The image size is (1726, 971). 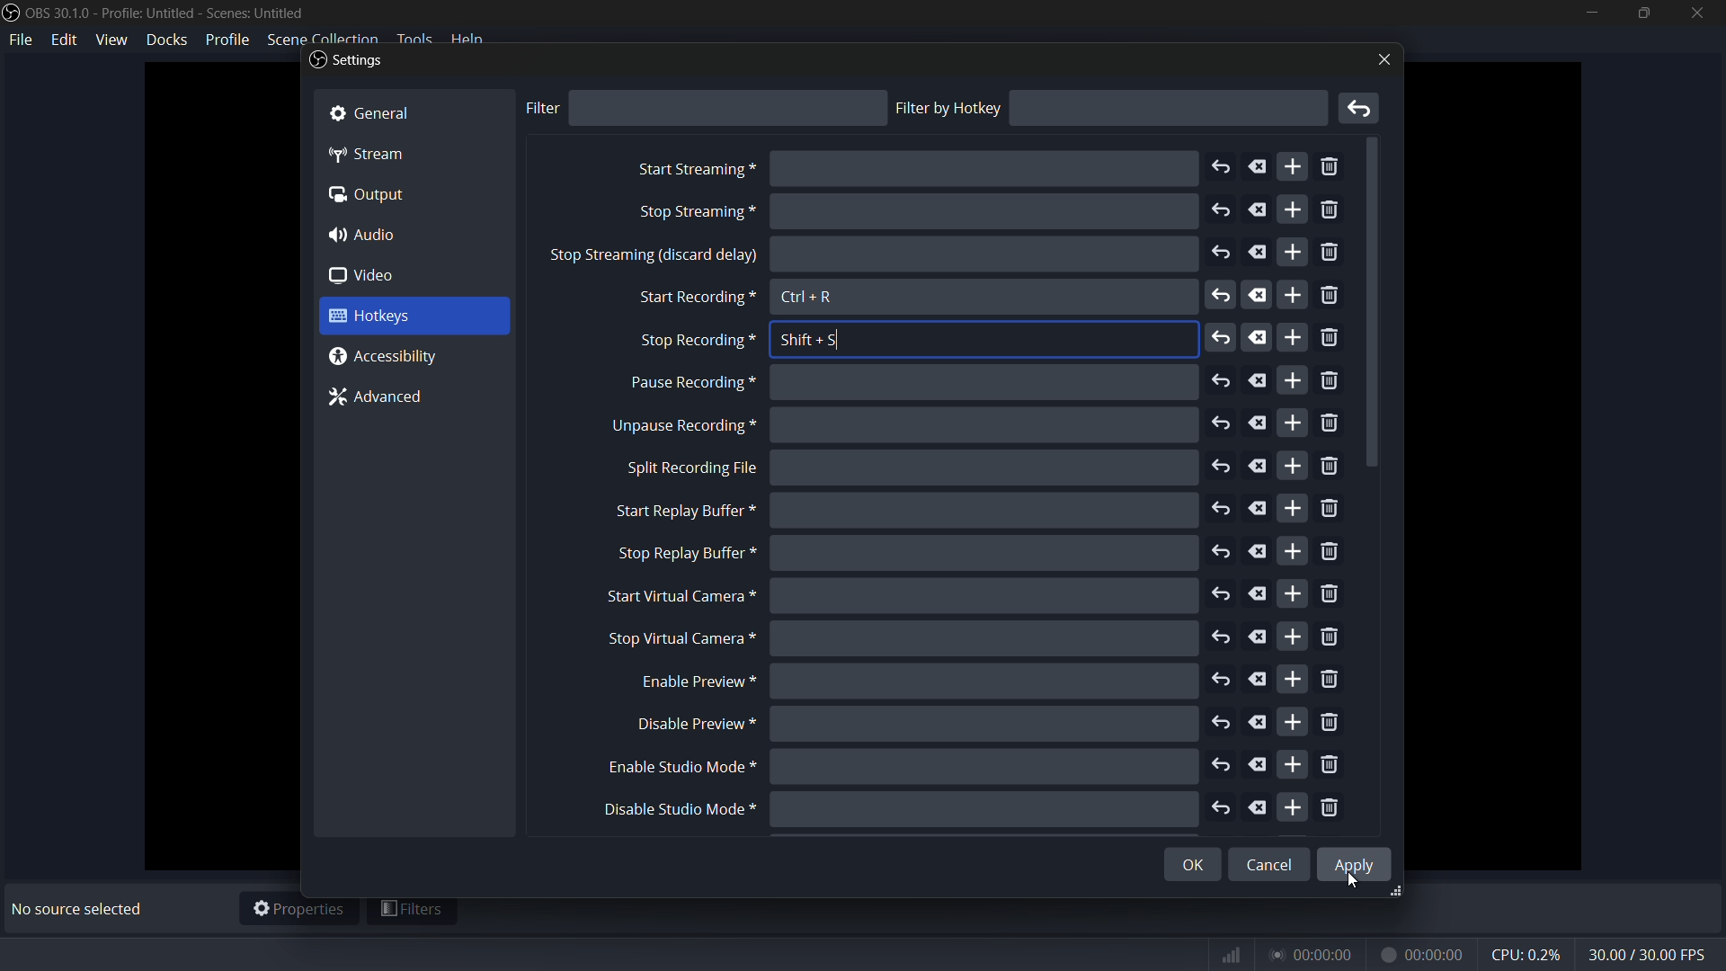 What do you see at coordinates (375, 276) in the screenshot?
I see `0 video` at bounding box center [375, 276].